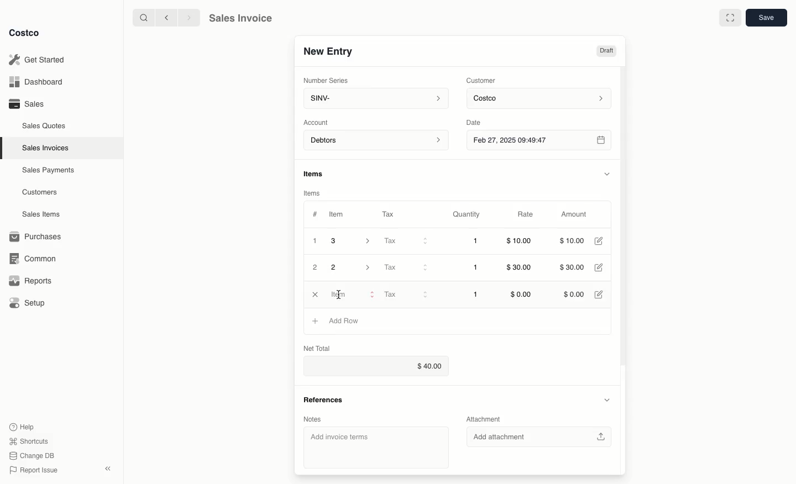  What do you see at coordinates (33, 454) in the screenshot?
I see `Change DB` at bounding box center [33, 454].